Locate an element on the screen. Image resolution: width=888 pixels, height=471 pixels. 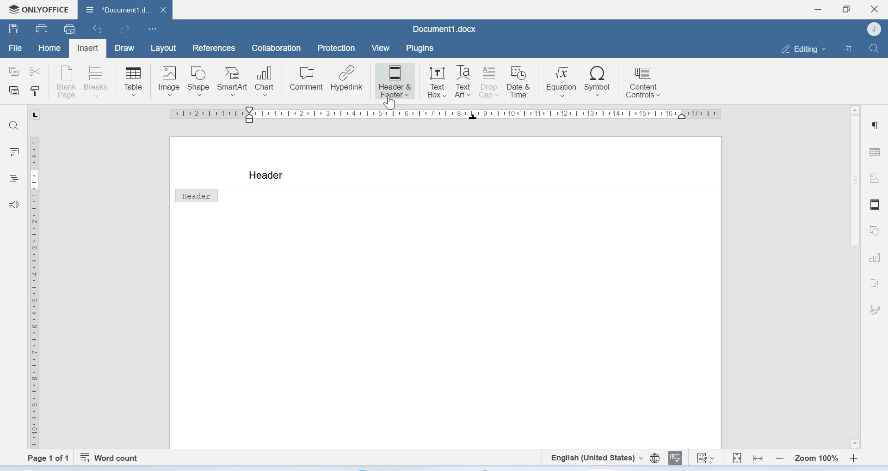
Symbol is located at coordinates (598, 81).